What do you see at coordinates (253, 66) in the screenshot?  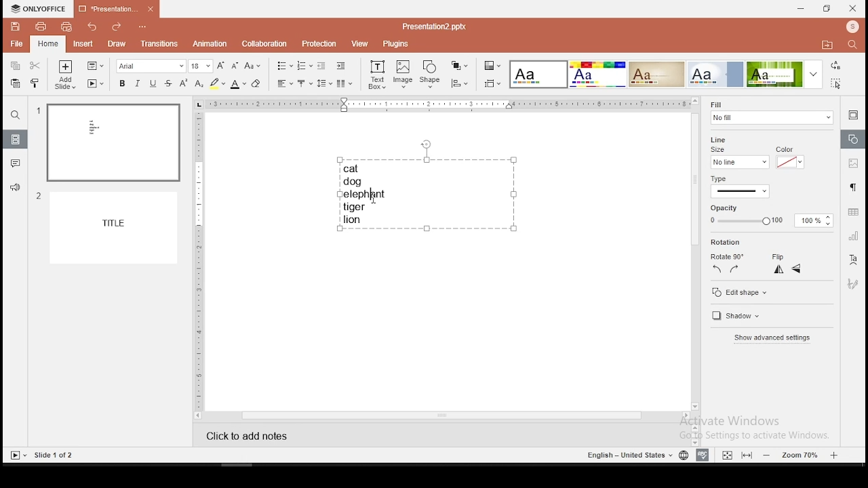 I see `change case` at bounding box center [253, 66].